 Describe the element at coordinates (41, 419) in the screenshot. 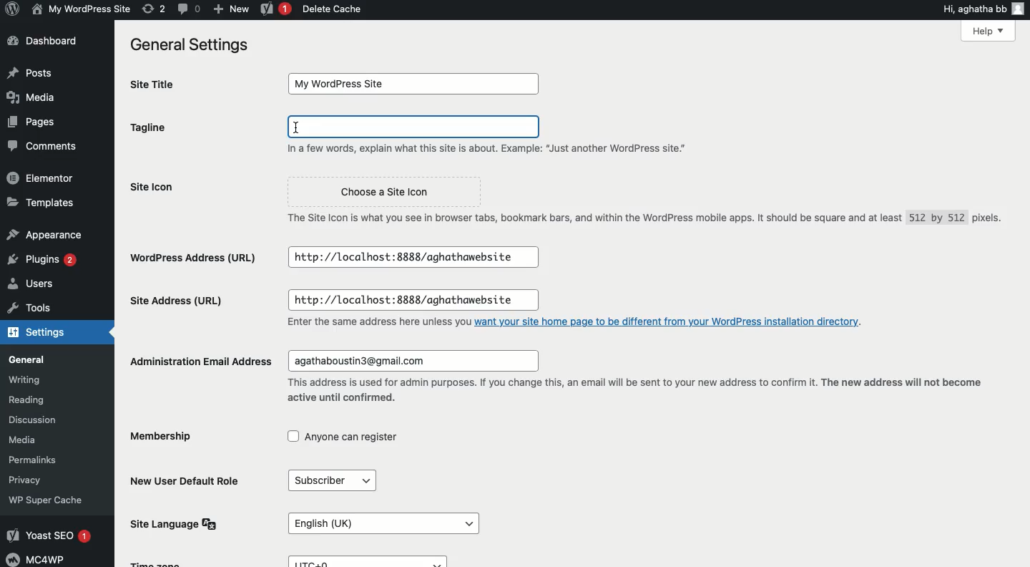

I see `Discussion` at that location.